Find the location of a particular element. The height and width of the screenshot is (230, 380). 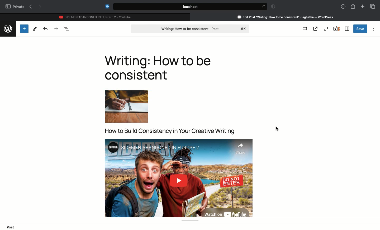

Tabs is located at coordinates (373, 6).